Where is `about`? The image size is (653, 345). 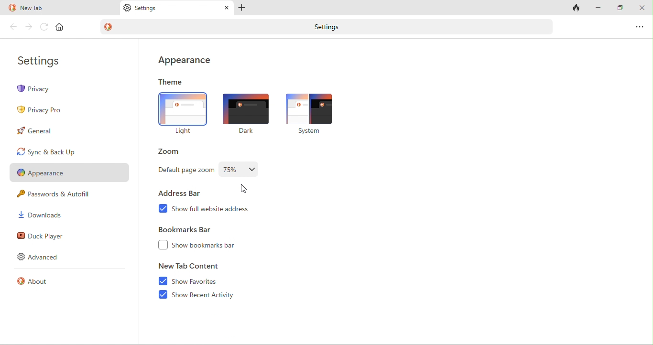 about is located at coordinates (38, 283).